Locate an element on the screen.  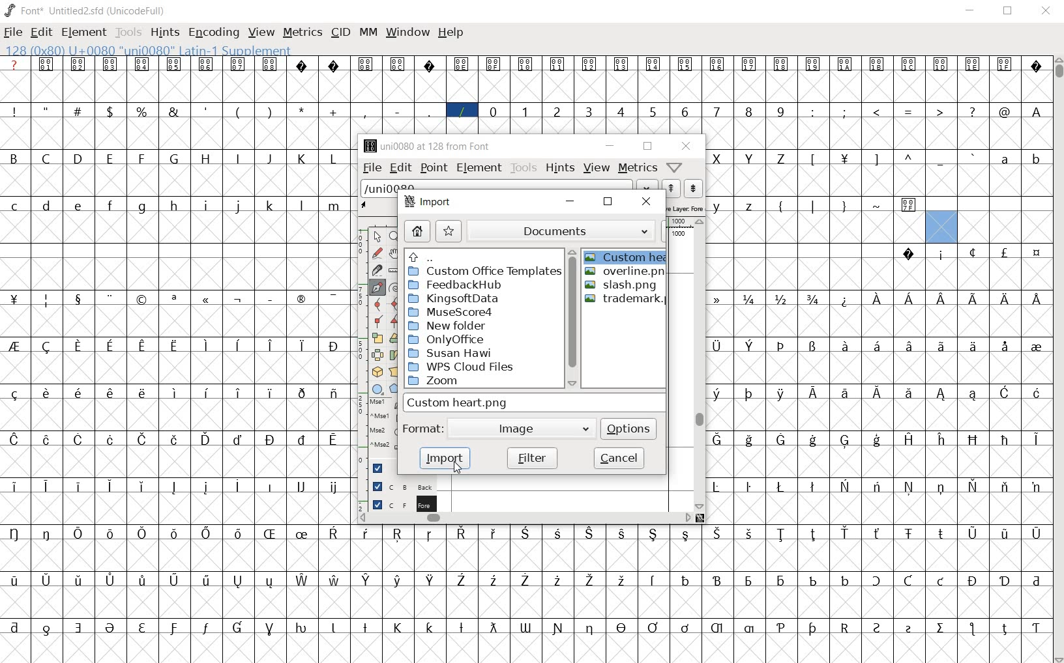
glyph is located at coordinates (846, 301).